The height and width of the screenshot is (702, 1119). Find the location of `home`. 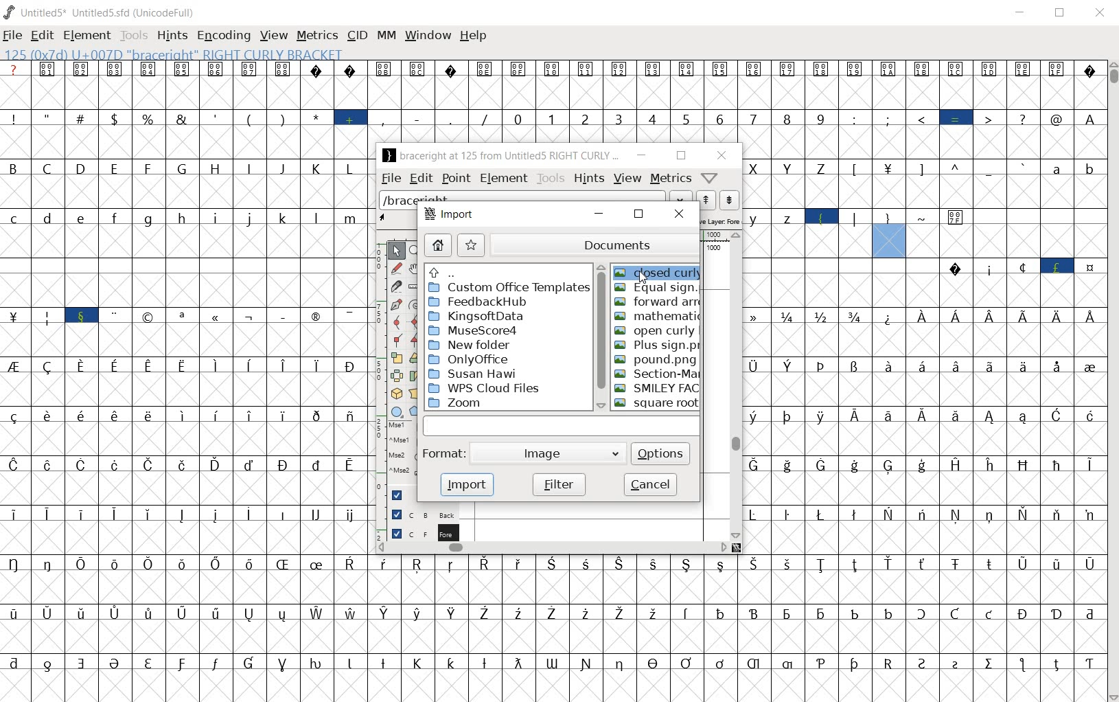

home is located at coordinates (437, 246).